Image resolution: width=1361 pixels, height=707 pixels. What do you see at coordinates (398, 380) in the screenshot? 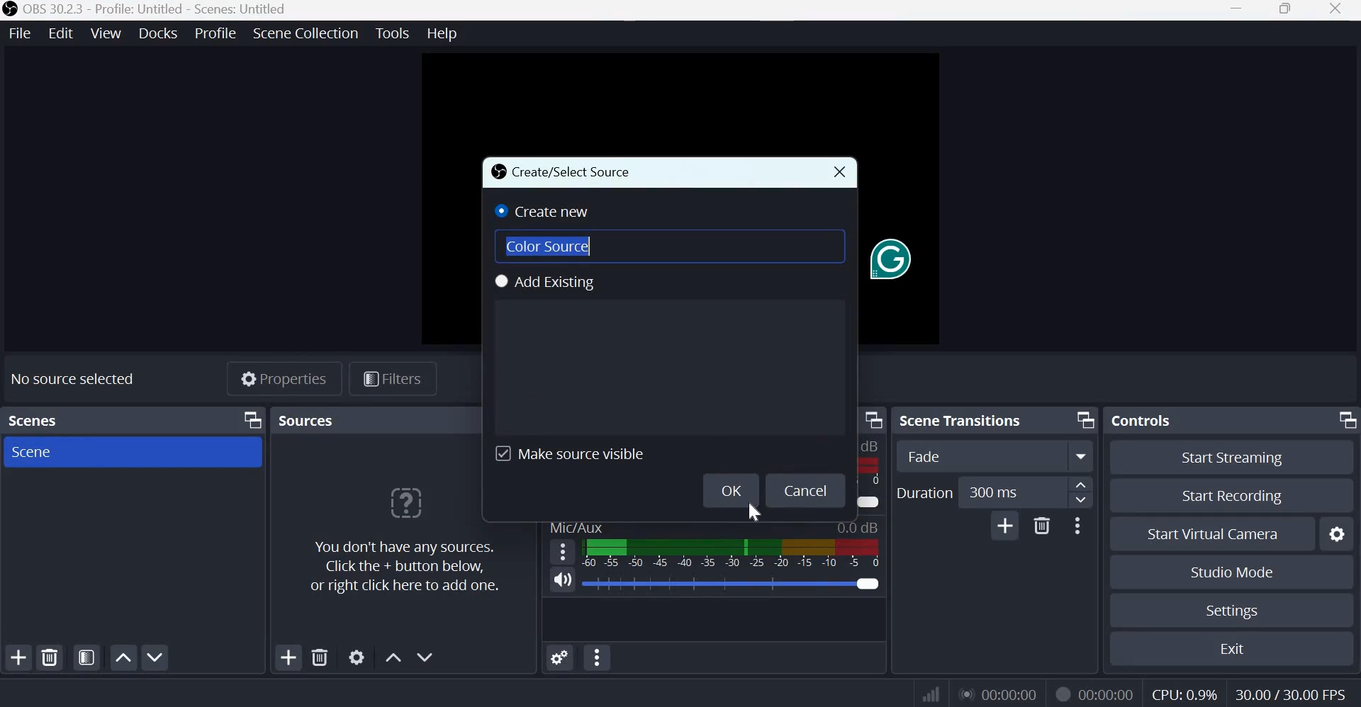
I see `Filters` at bounding box center [398, 380].